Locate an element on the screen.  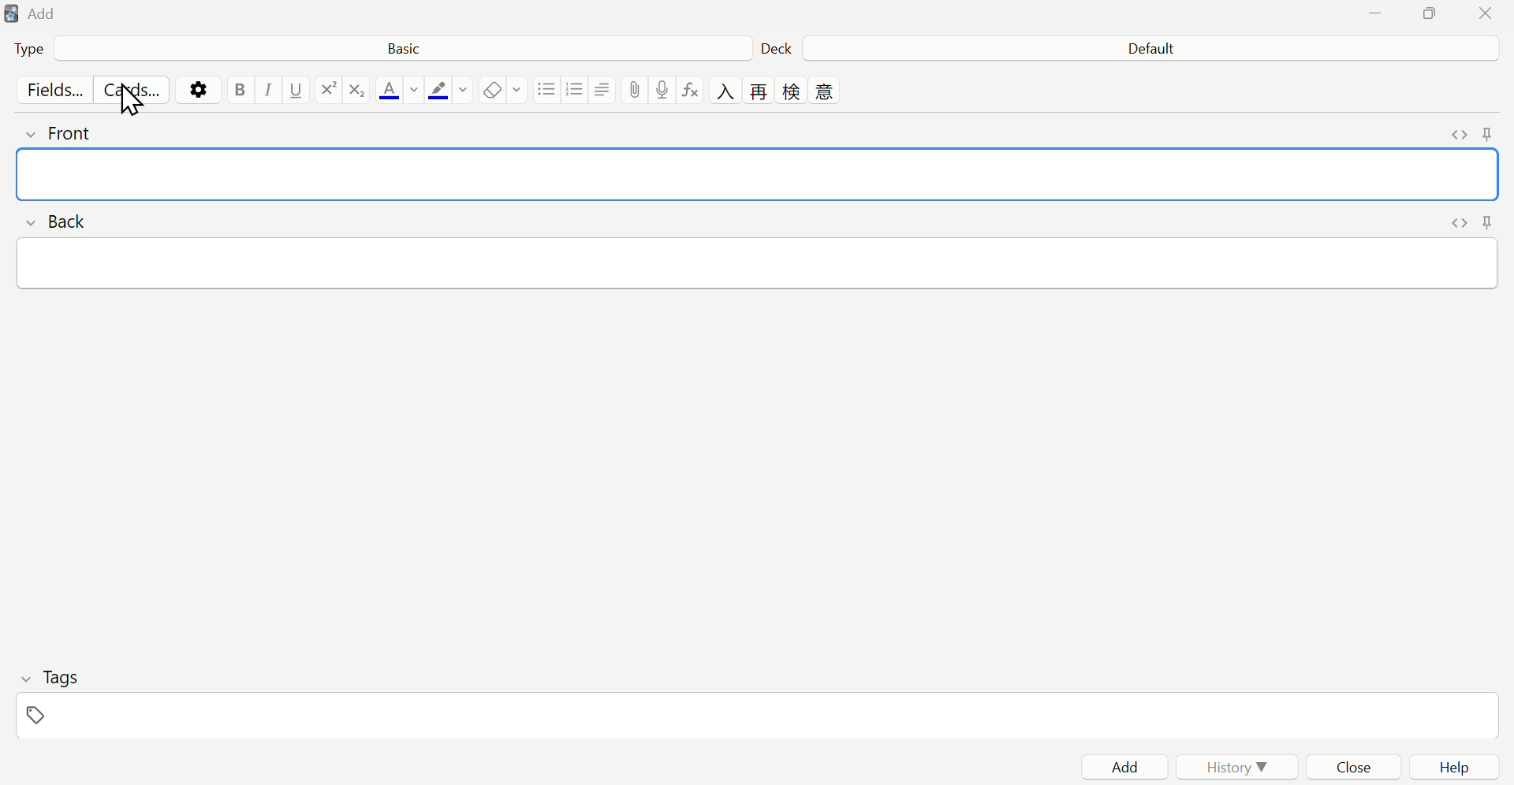
Close is located at coordinates (1352, 765).